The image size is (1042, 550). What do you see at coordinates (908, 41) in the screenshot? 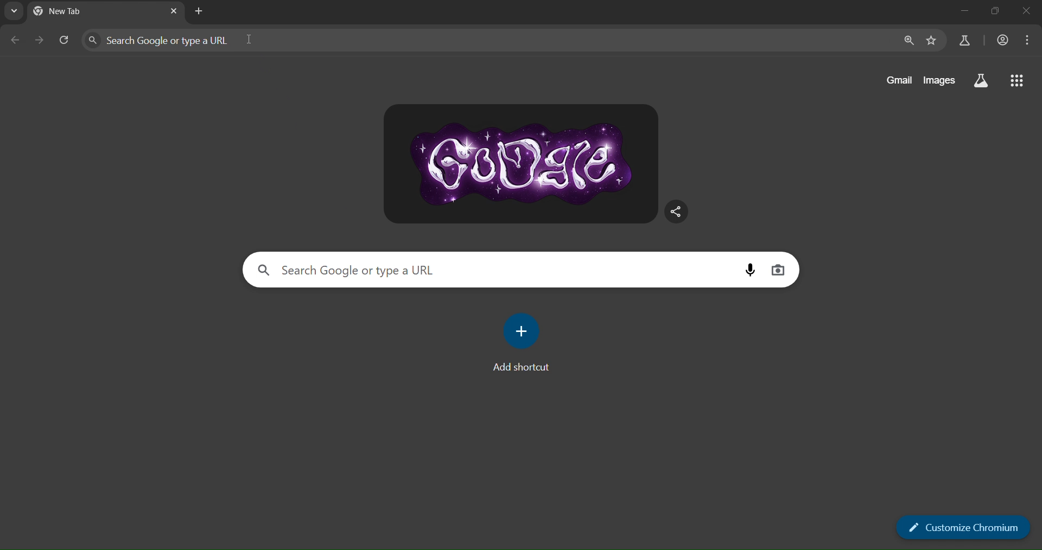
I see `zoom` at bounding box center [908, 41].